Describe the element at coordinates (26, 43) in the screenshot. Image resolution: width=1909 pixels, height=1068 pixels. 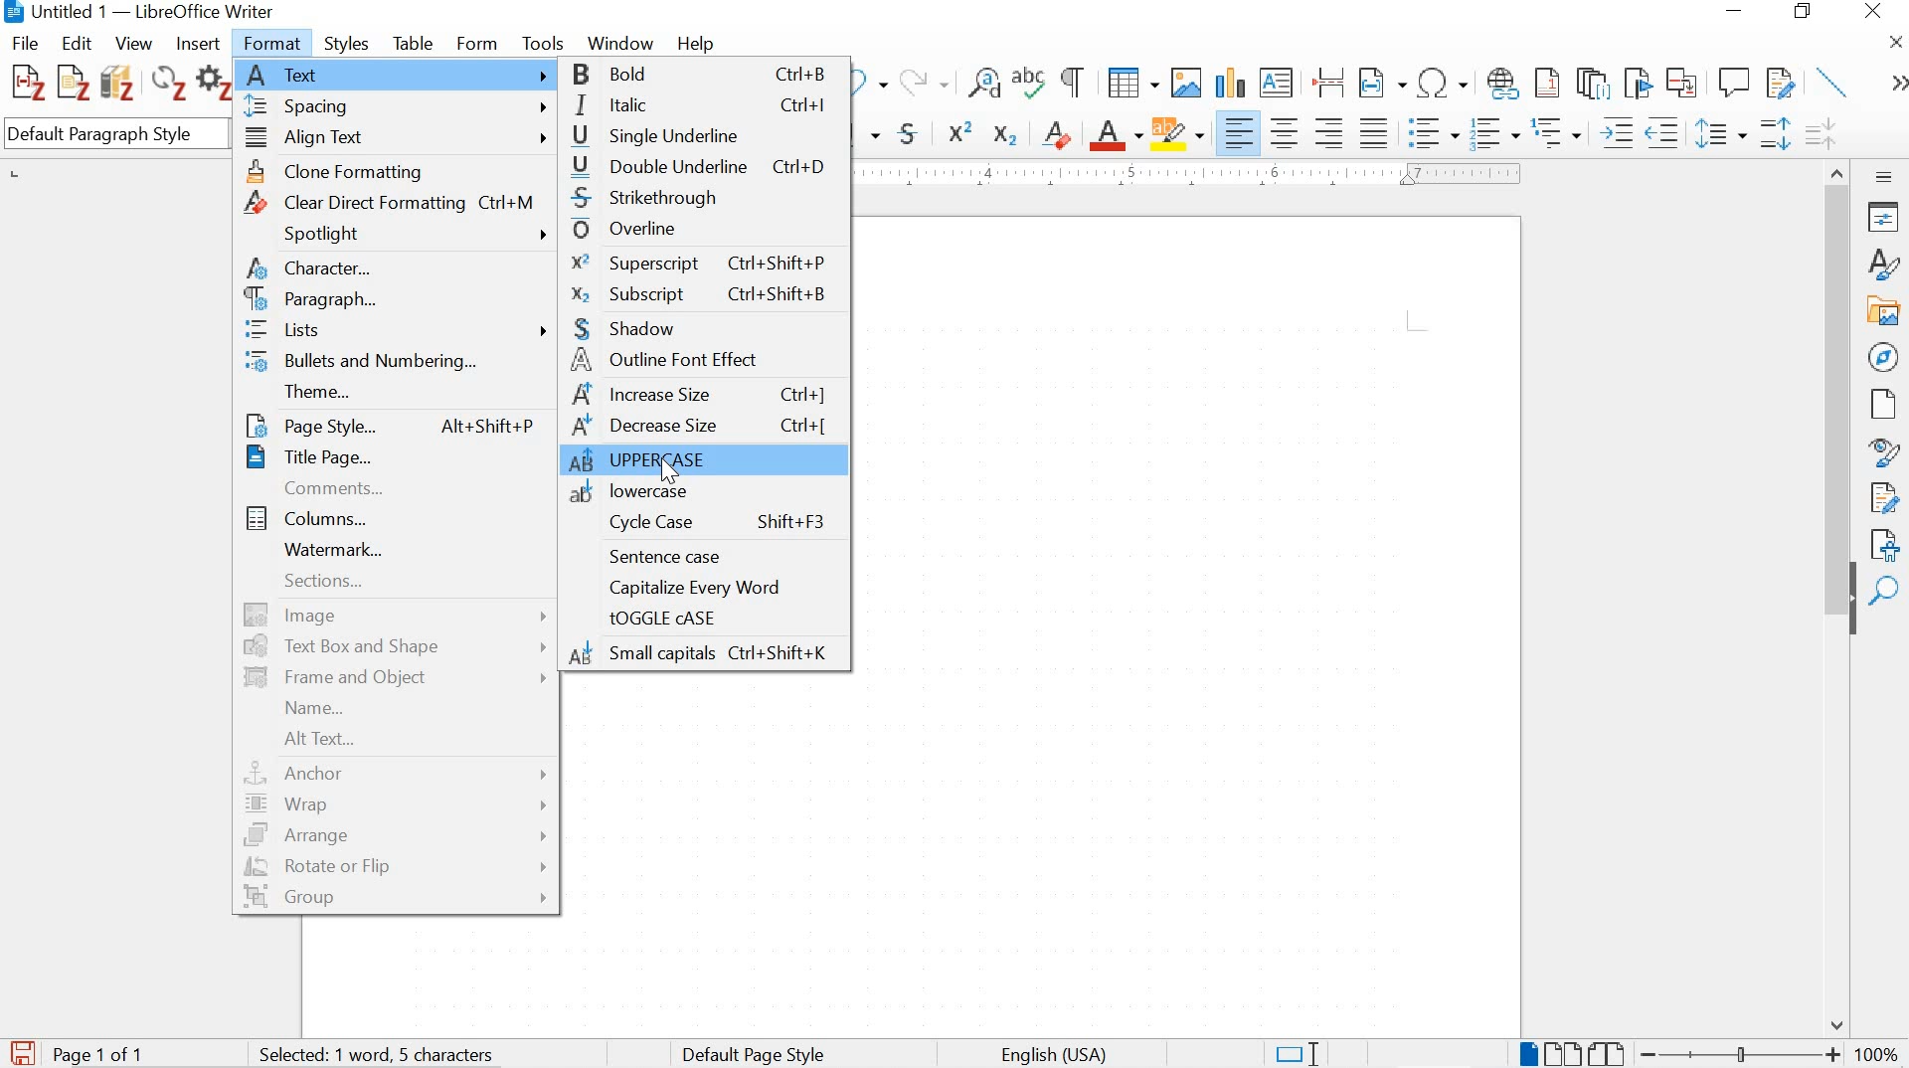
I see `file` at that location.